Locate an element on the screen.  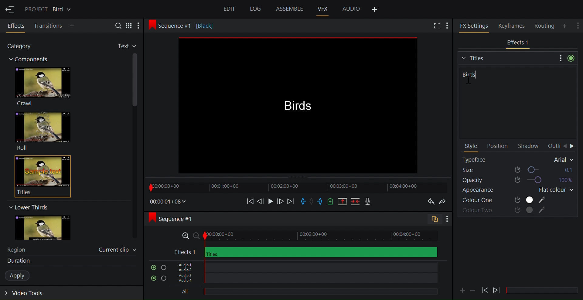
Size is located at coordinates (518, 169).